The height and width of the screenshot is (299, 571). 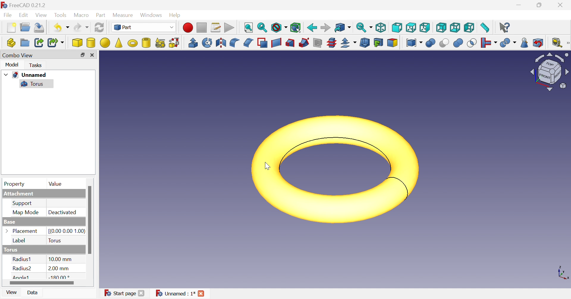 I want to click on Macro, so click(x=81, y=15).